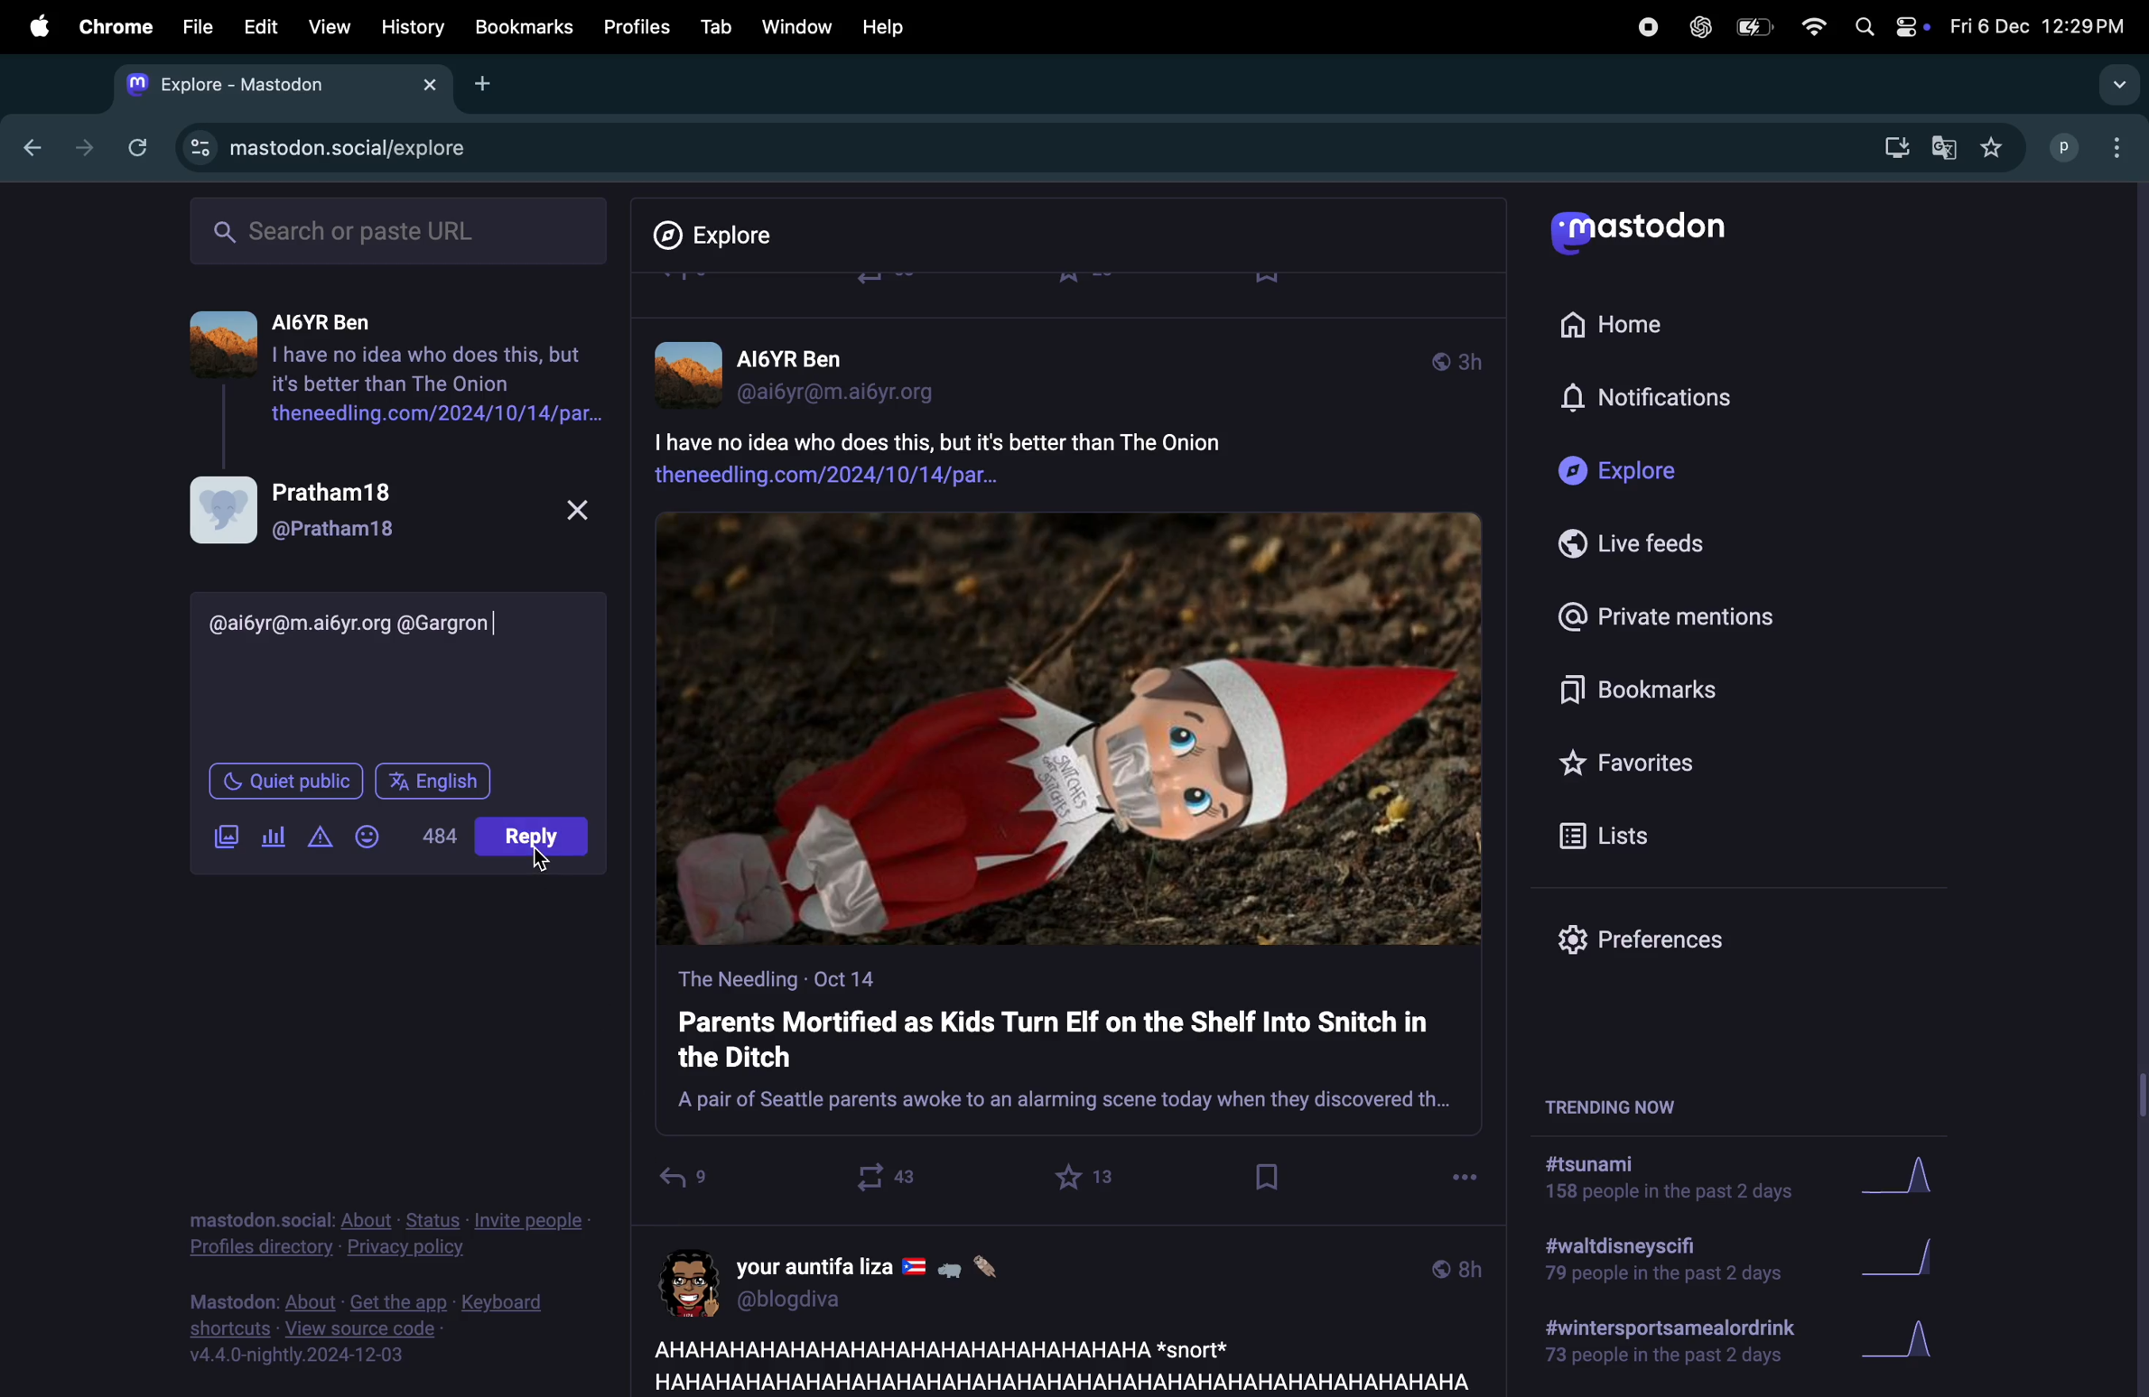 This screenshot has width=2149, height=1397. Describe the element at coordinates (630, 26) in the screenshot. I see `profiles` at that location.